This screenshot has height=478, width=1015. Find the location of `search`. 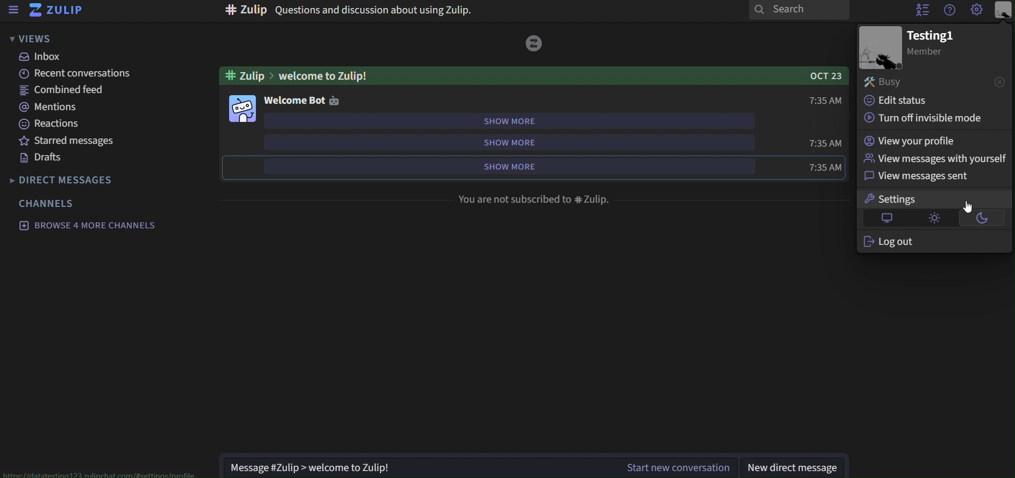

search is located at coordinates (799, 11).